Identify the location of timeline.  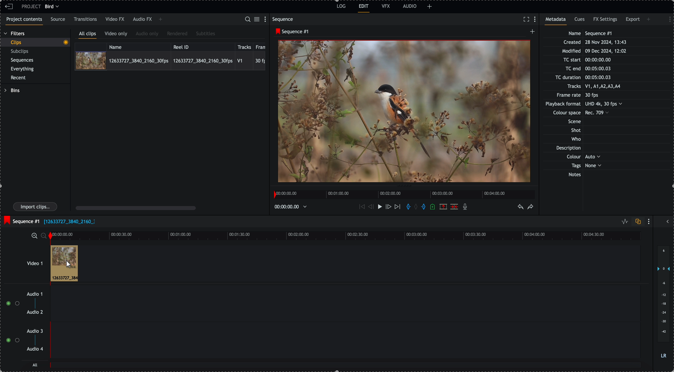
(292, 206).